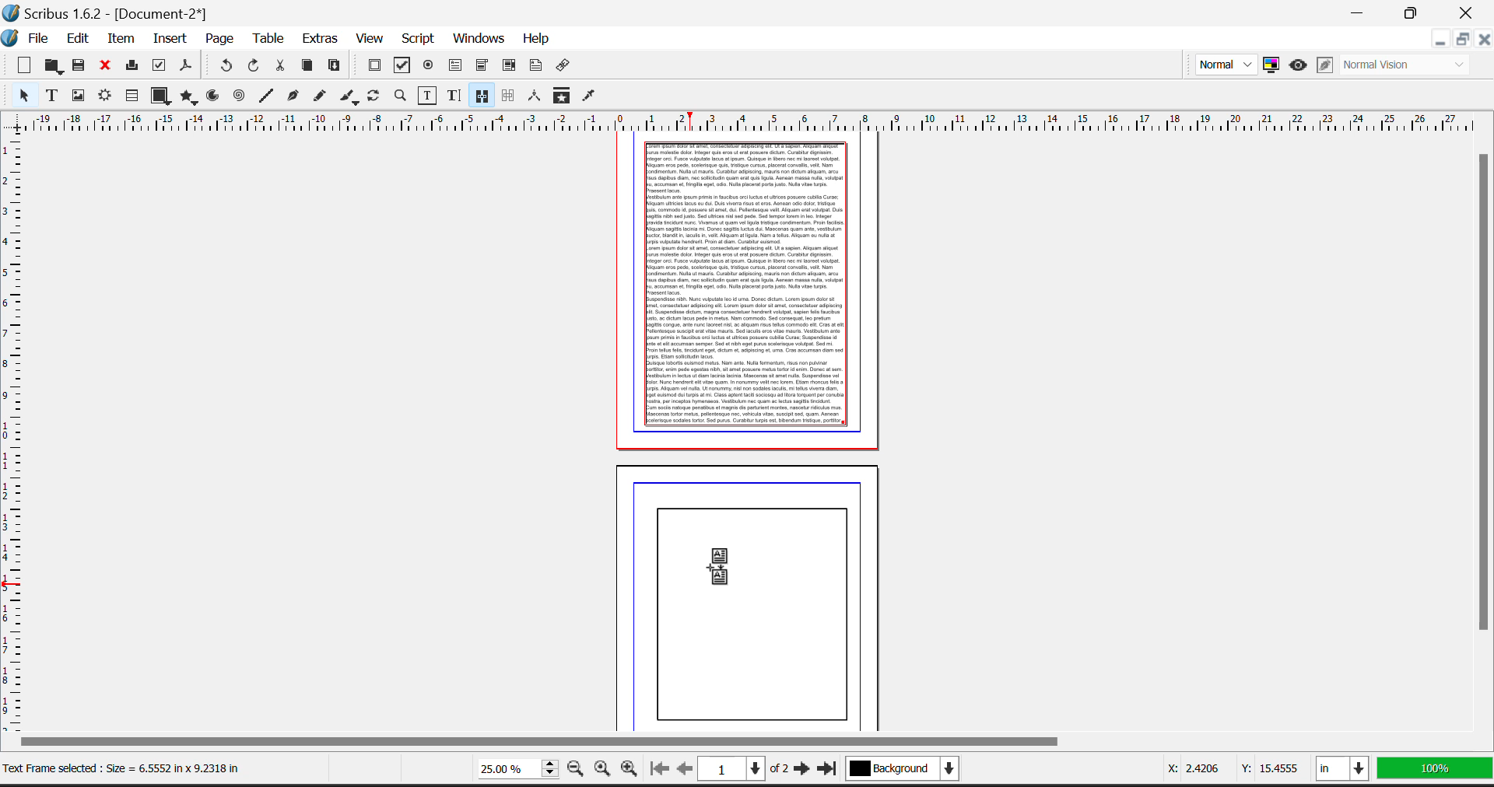 The width and height of the screenshot is (1494, 787). What do you see at coordinates (419, 40) in the screenshot?
I see `Script` at bounding box center [419, 40].